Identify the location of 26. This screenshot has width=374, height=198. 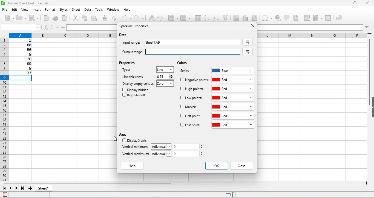
(22, 59).